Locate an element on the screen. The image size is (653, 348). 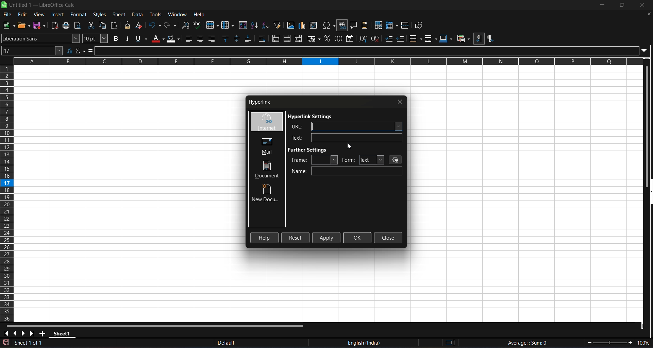
format as date is located at coordinates (351, 39).